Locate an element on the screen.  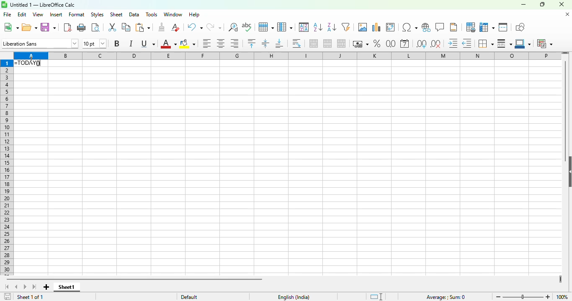
define print area is located at coordinates (470, 27).